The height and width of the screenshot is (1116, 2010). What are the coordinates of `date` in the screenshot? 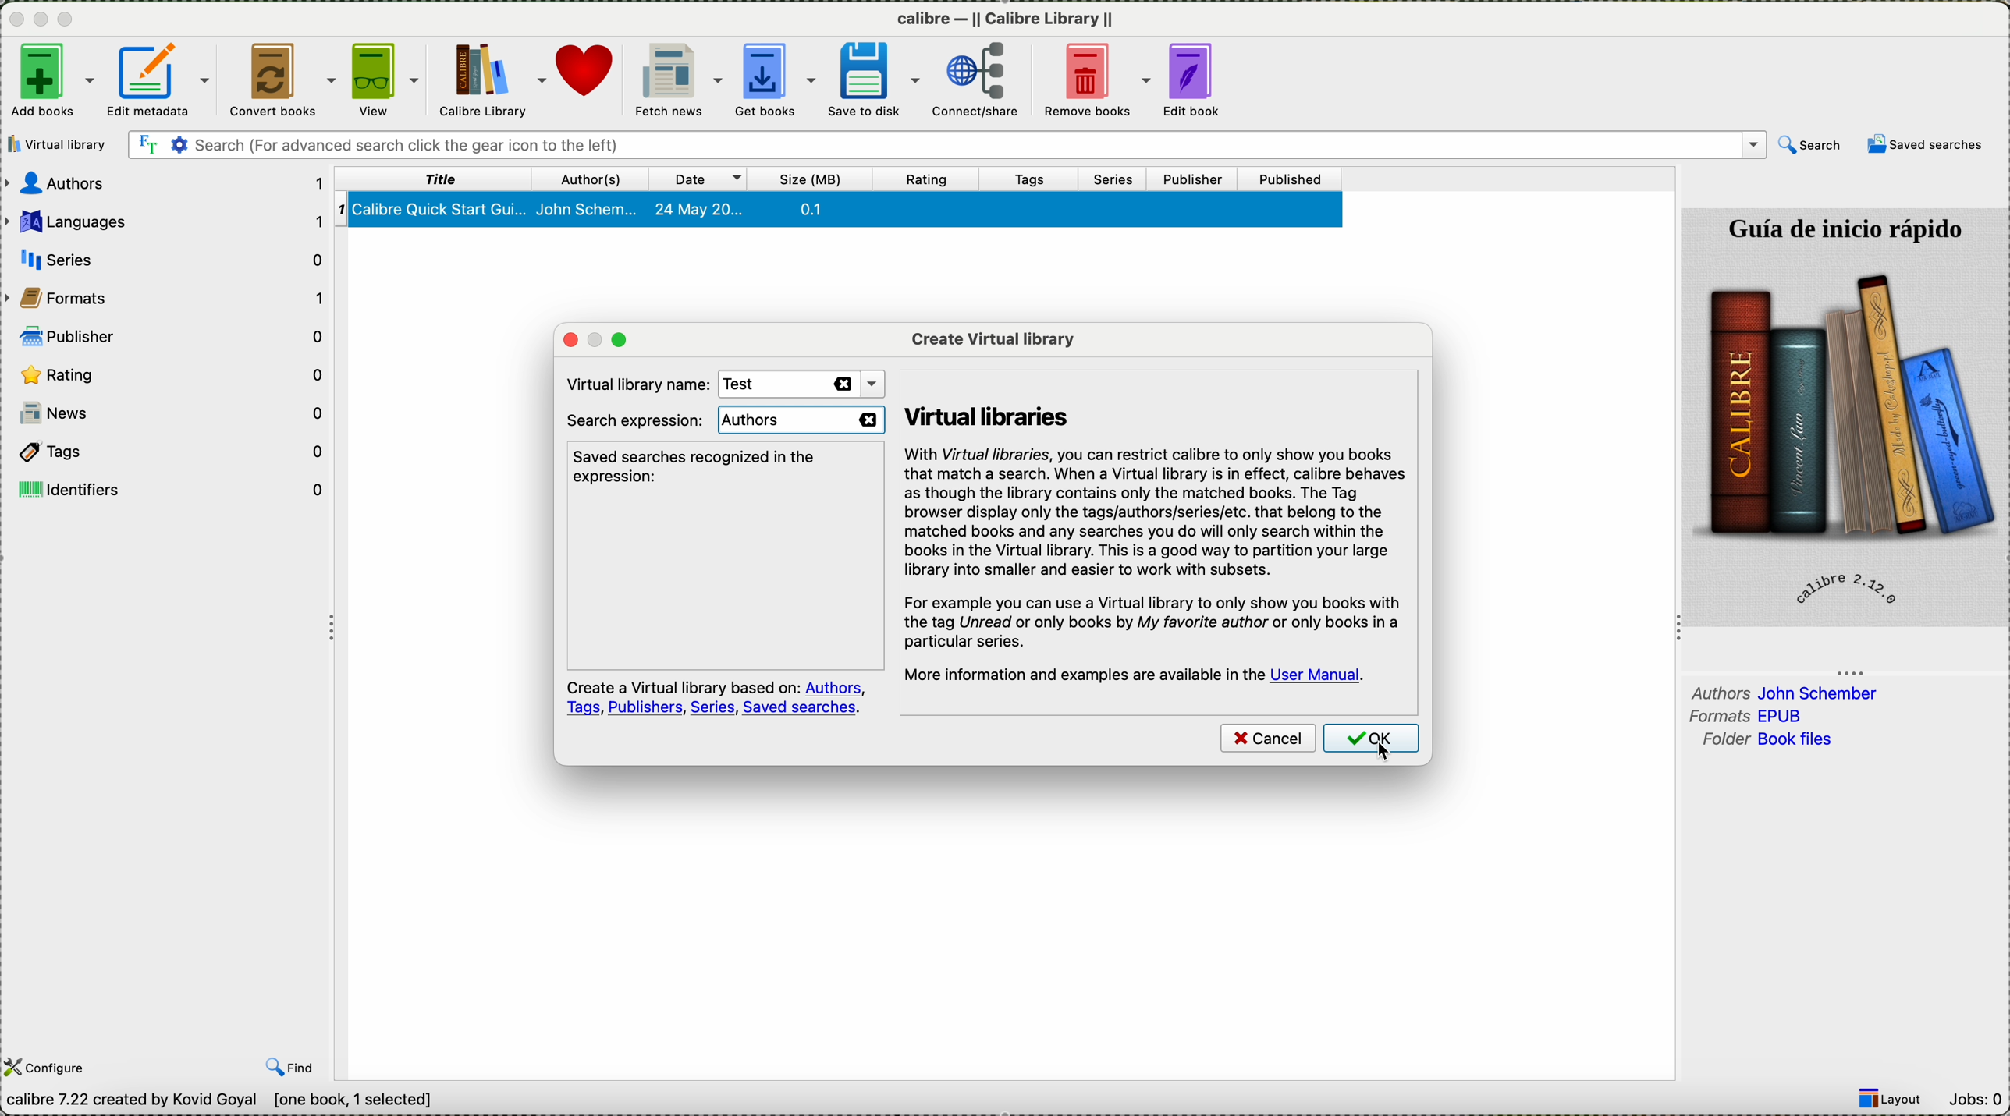 It's located at (705, 179).